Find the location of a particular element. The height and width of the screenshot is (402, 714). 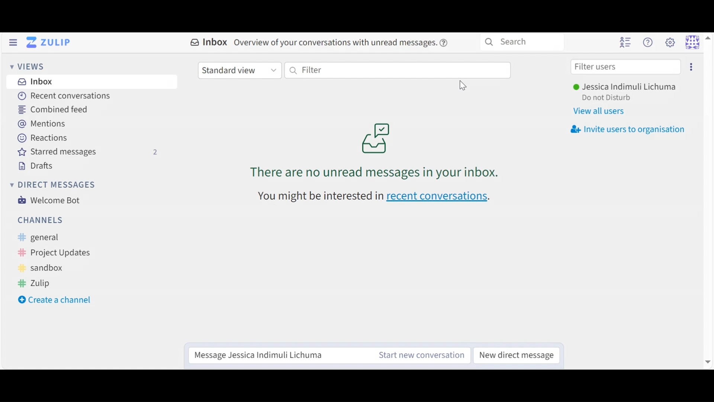

Reactions is located at coordinates (44, 138).